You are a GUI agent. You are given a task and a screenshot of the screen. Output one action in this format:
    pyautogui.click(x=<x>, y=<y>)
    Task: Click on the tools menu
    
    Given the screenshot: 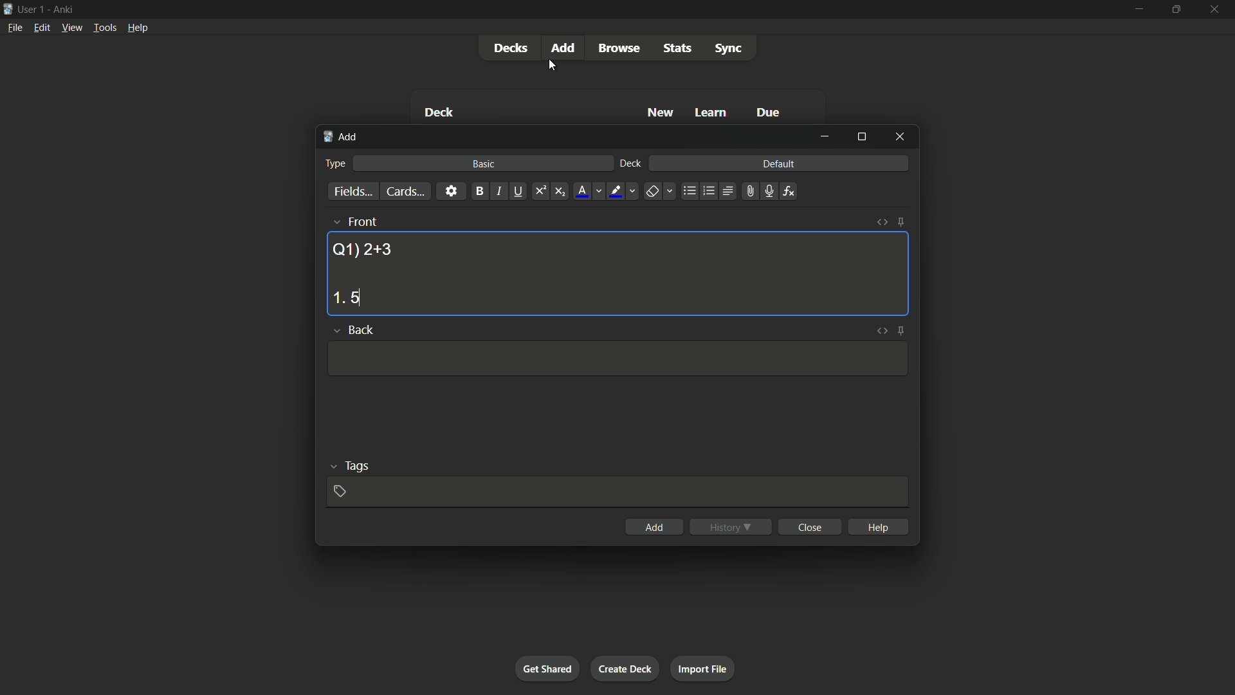 What is the action you would take?
    pyautogui.click(x=104, y=27)
    